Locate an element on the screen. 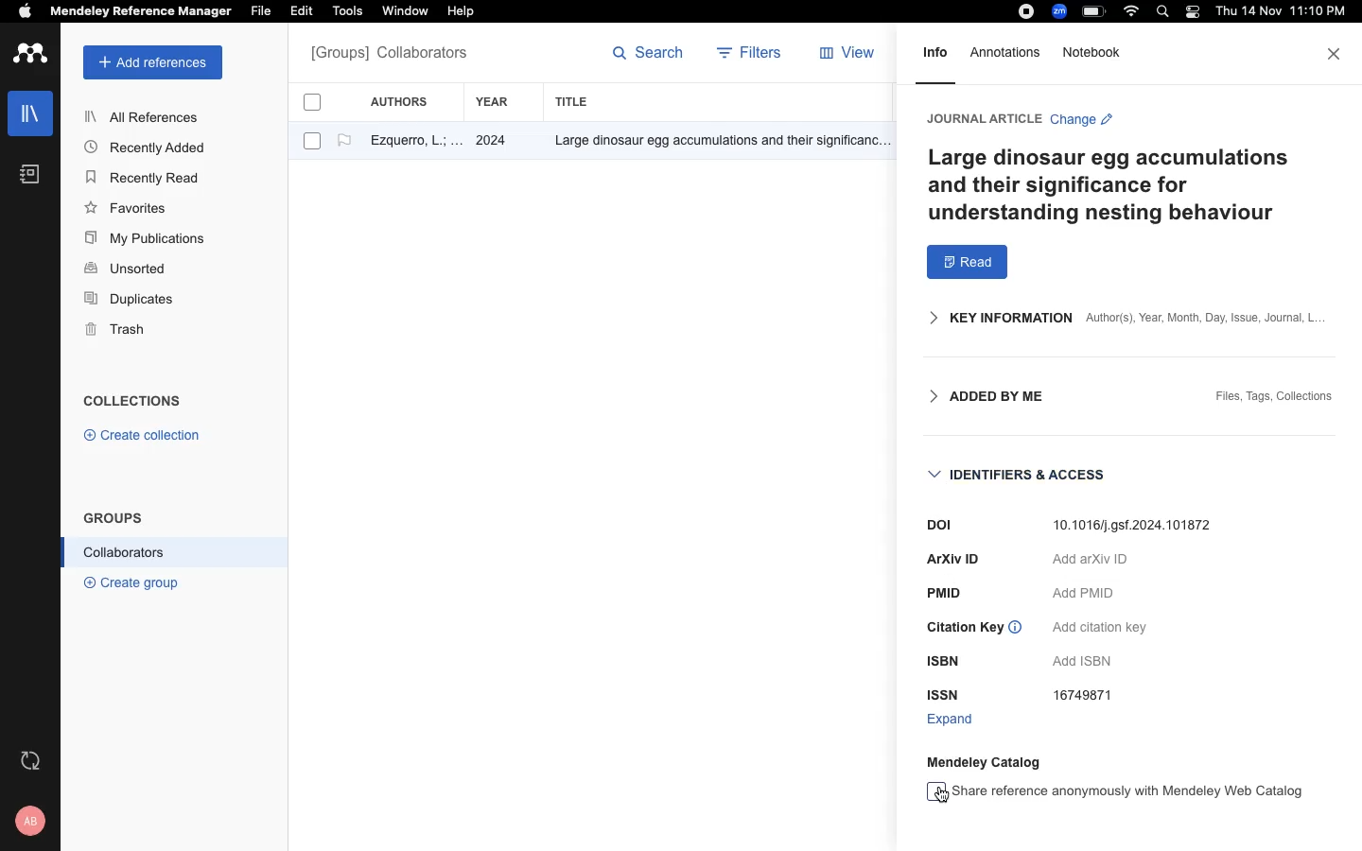 Image resolution: width=1362 pixels, height=851 pixels. pol is located at coordinates (924, 525).